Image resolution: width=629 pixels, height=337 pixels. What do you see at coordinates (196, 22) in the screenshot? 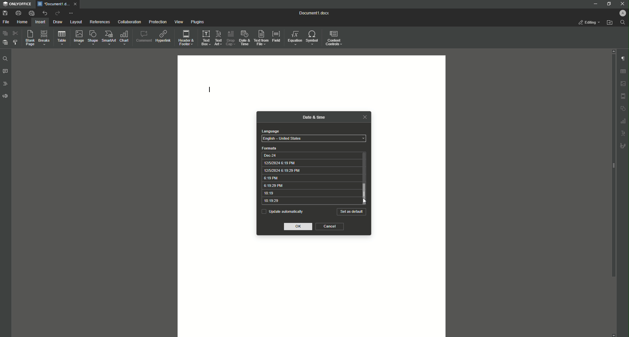
I see `Plugins` at bounding box center [196, 22].